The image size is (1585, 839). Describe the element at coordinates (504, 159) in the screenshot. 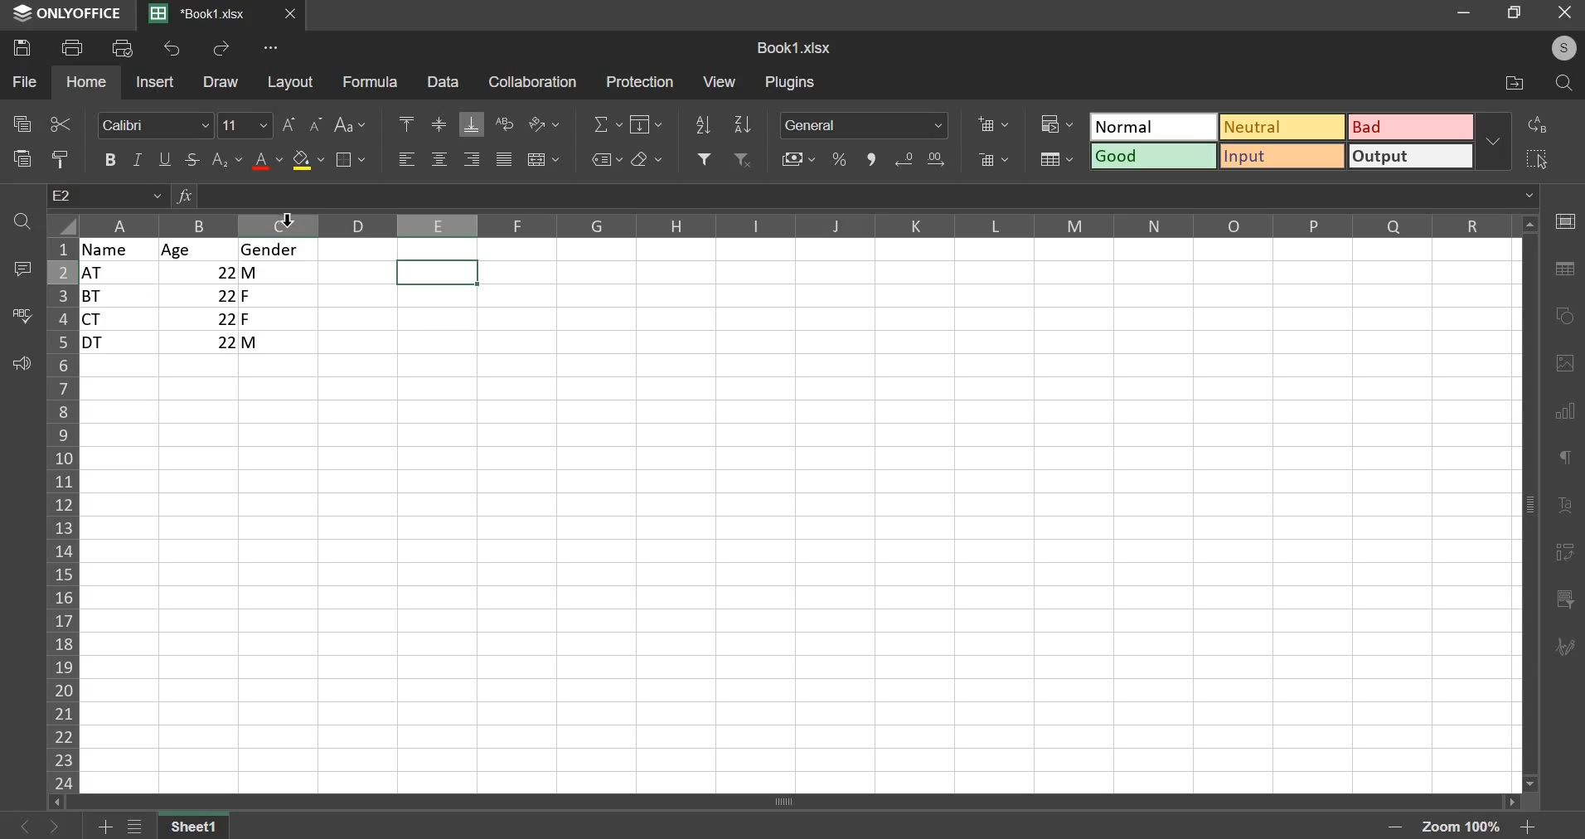

I see `justified` at that location.